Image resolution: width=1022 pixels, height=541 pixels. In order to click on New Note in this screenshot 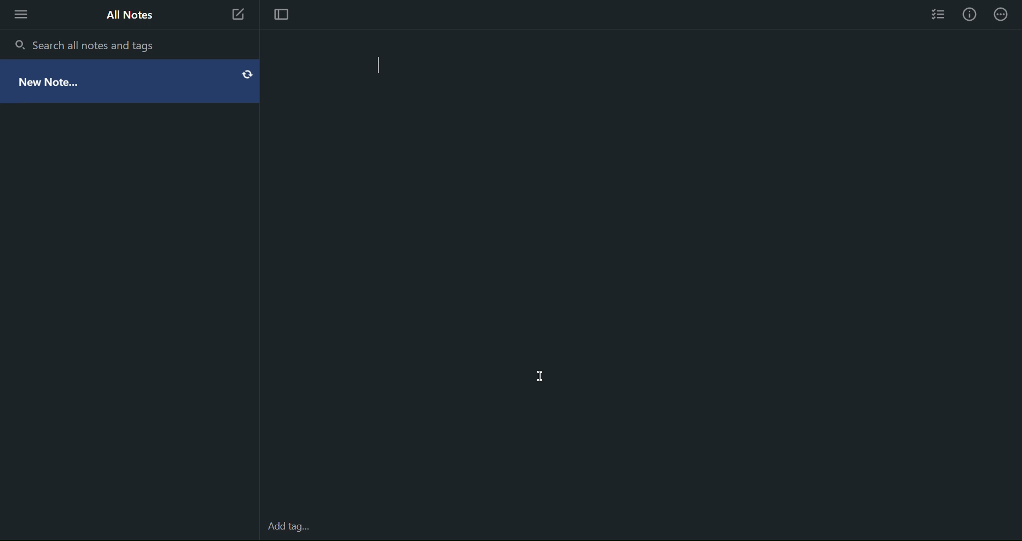, I will do `click(131, 78)`.